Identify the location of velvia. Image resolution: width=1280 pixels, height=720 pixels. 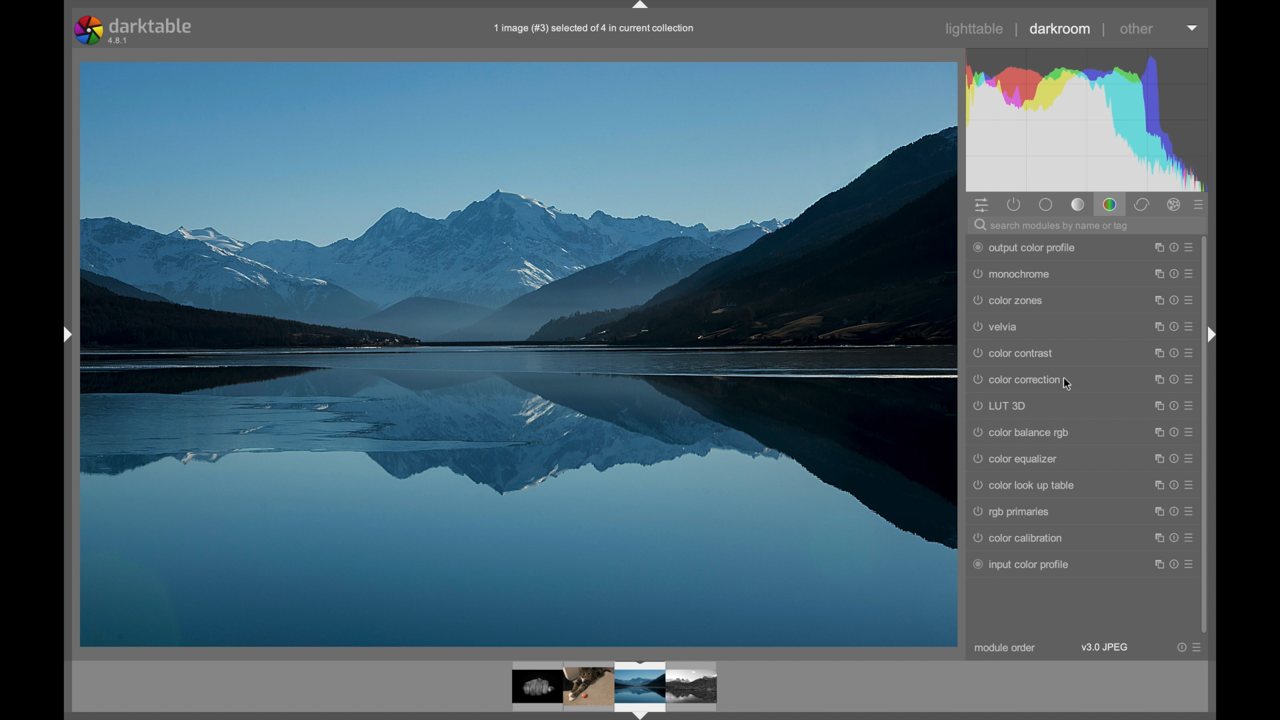
(997, 326).